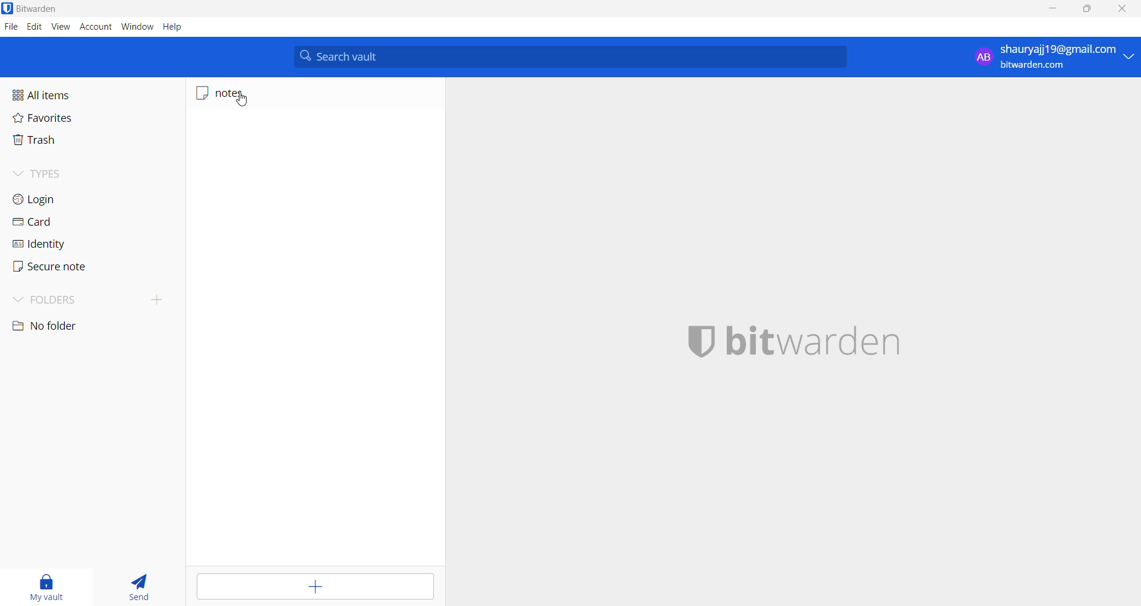  What do you see at coordinates (62, 95) in the screenshot?
I see `all items` at bounding box center [62, 95].